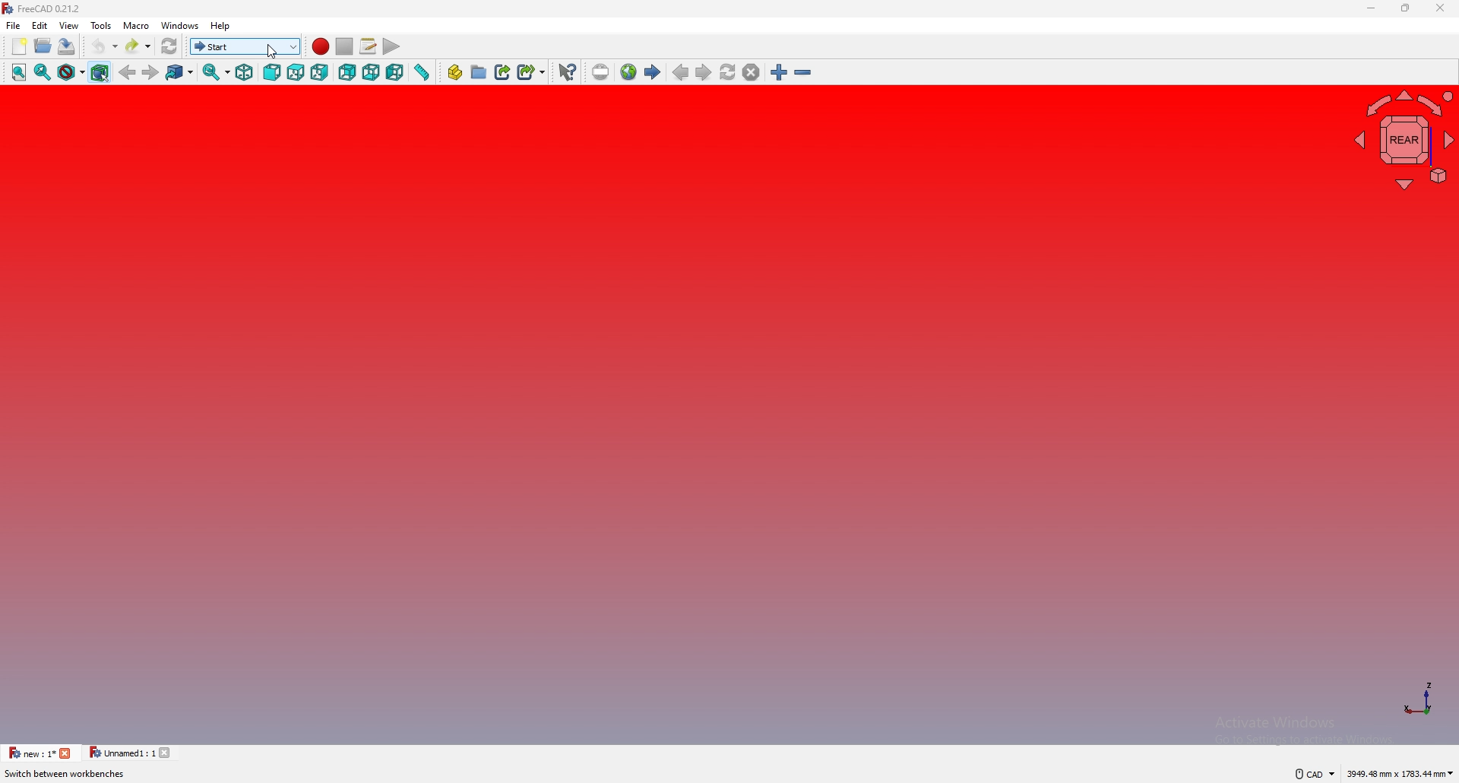  I want to click on execute macro, so click(391, 46).